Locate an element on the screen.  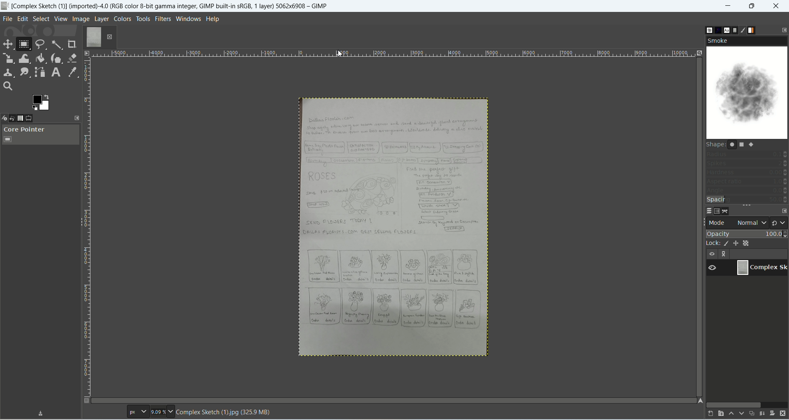
merge this layer is located at coordinates (762, 414).